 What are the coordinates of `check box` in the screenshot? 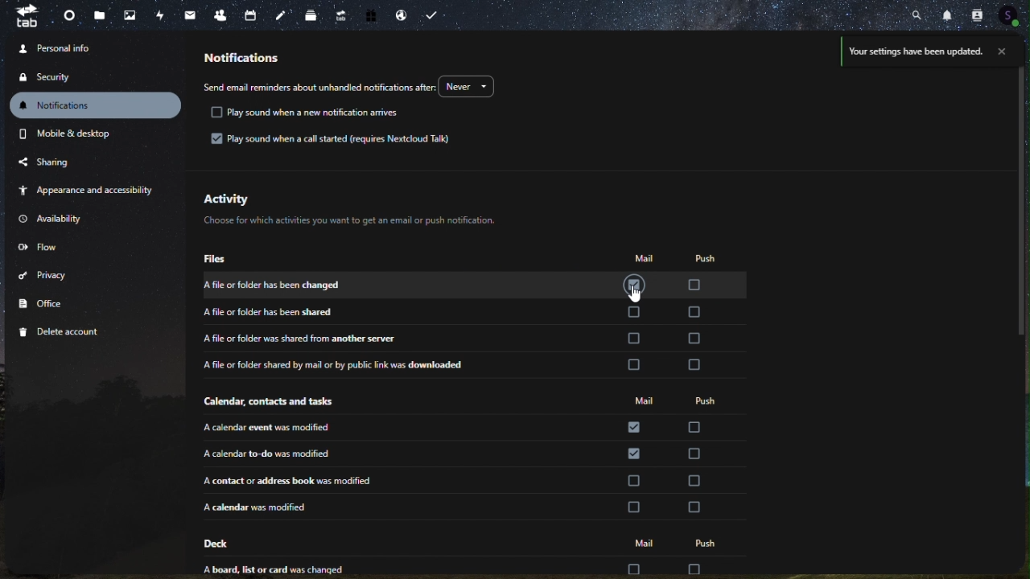 It's located at (637, 285).